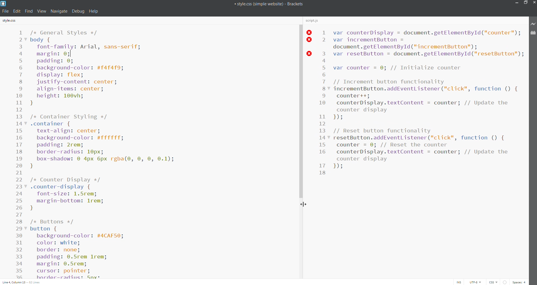 Image resolution: width=537 pixels, height=285 pixels. I want to click on maximize/restore, so click(525, 3).